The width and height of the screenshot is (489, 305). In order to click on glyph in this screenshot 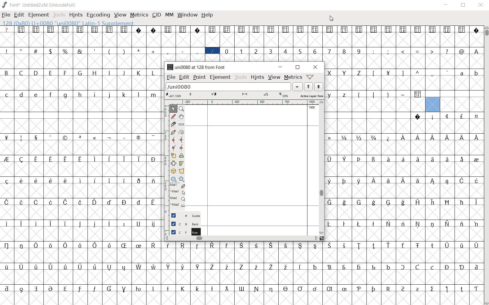, I will do `click(461, 73)`.